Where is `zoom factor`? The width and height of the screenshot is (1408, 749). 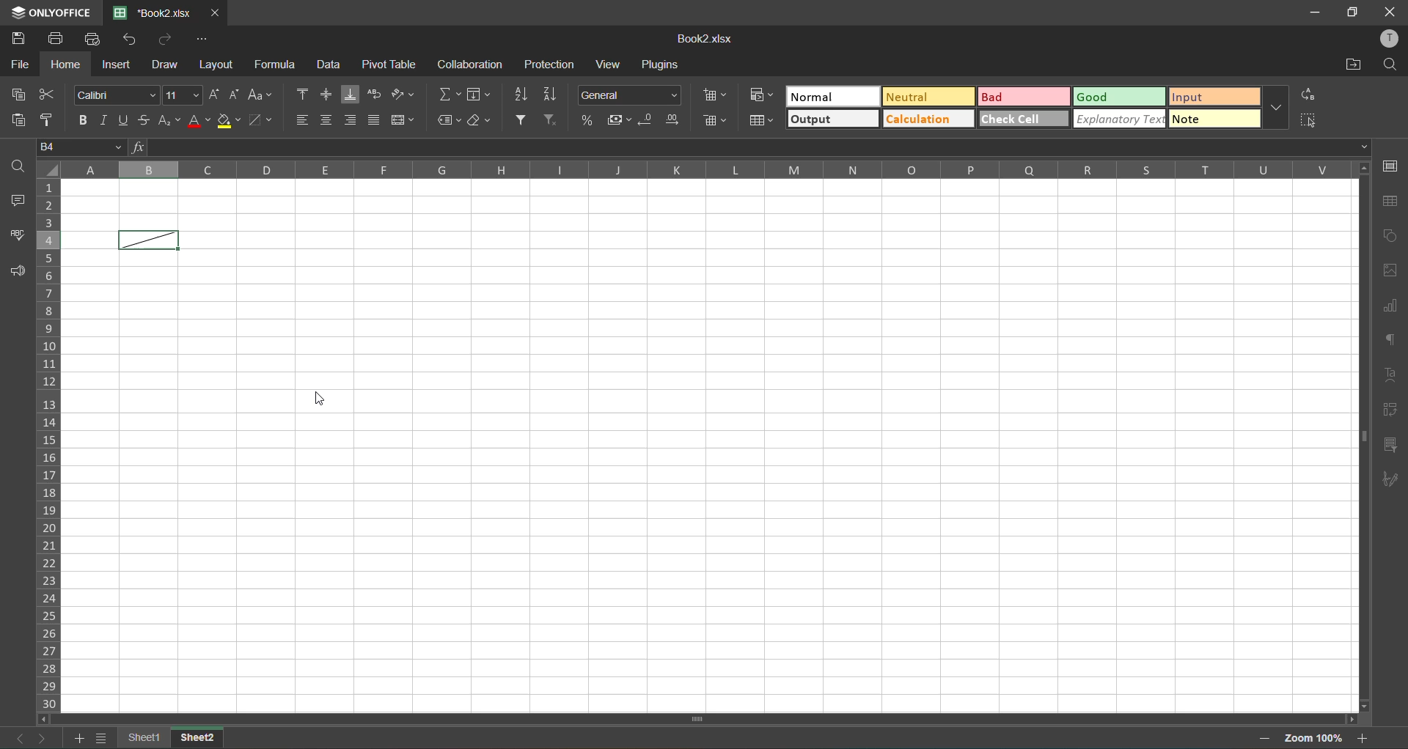
zoom factor is located at coordinates (1315, 736).